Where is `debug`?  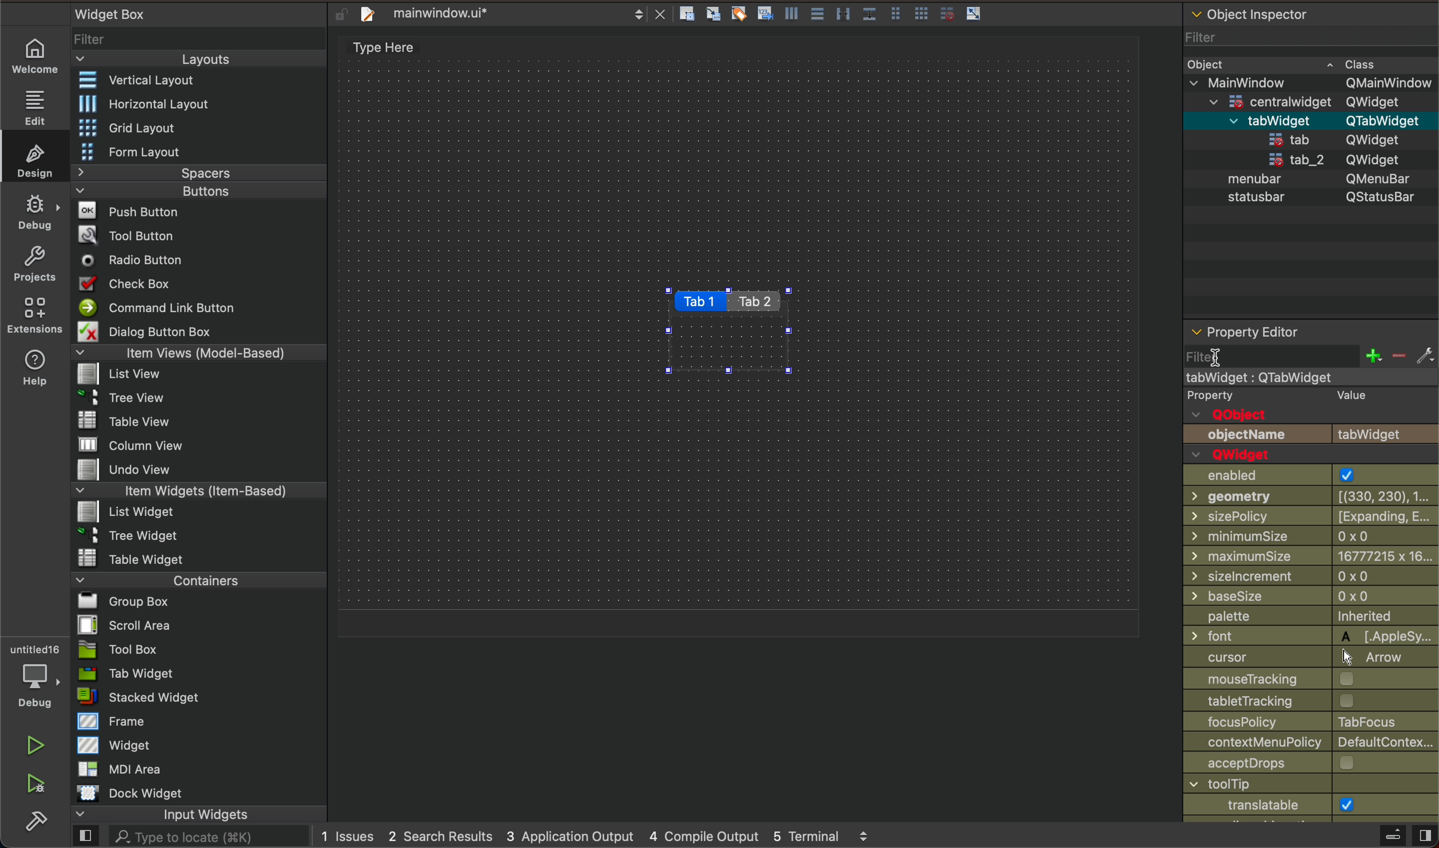
debug is located at coordinates (35, 211).